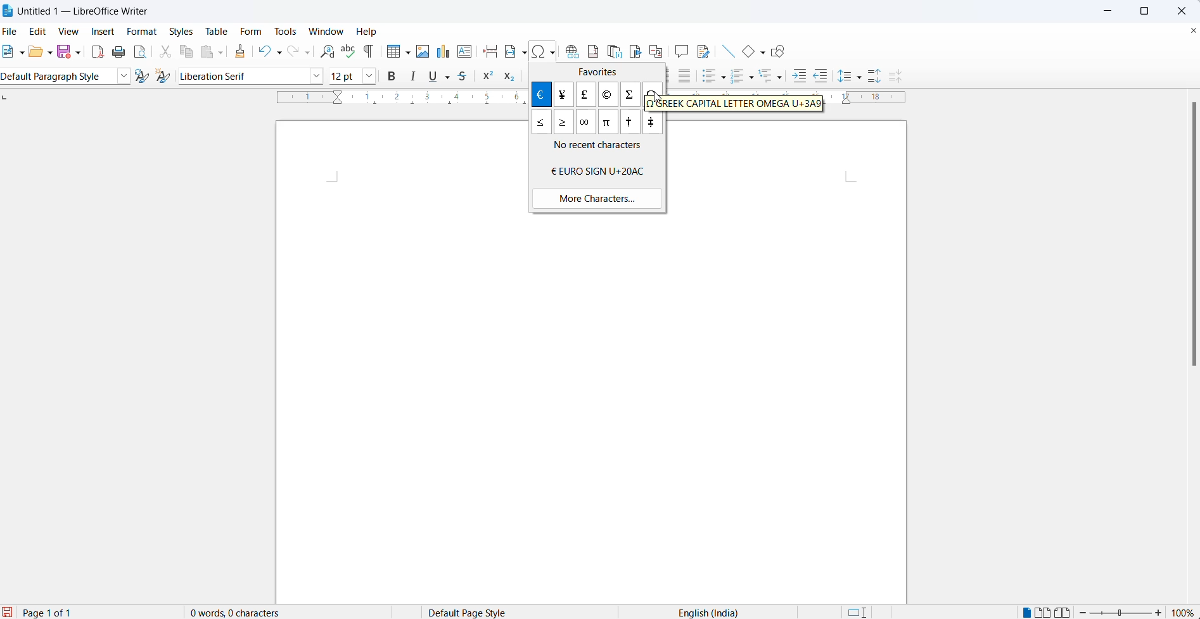 The image size is (1200, 619). I want to click on styles, so click(181, 31).